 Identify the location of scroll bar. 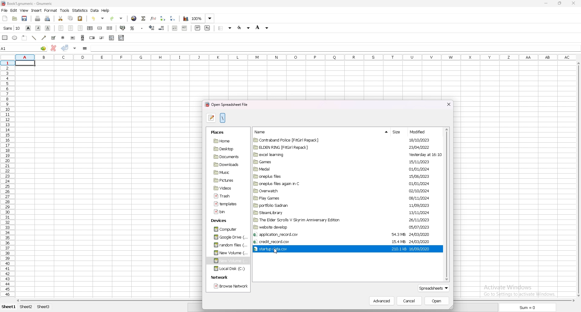
(83, 37).